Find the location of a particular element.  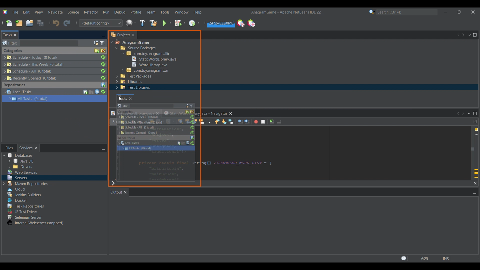

Minimize is located at coordinates (103, 35).